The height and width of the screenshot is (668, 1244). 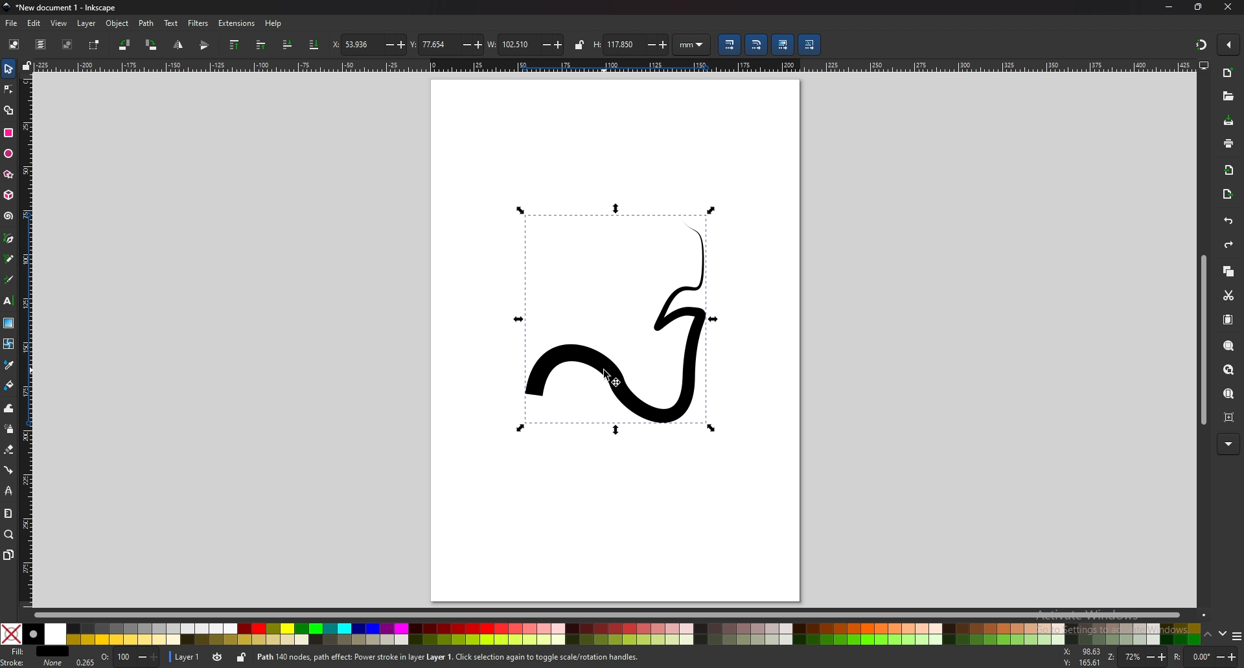 I want to click on eraser, so click(x=8, y=449).